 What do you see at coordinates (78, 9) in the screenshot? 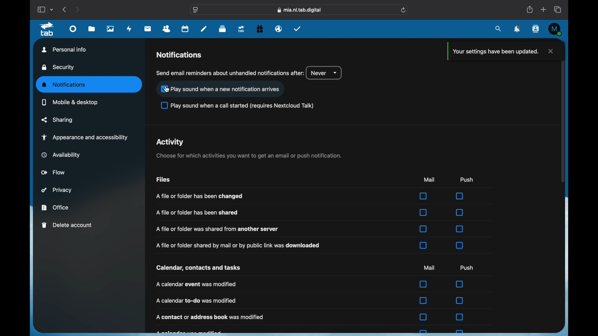
I see `next` at bounding box center [78, 9].